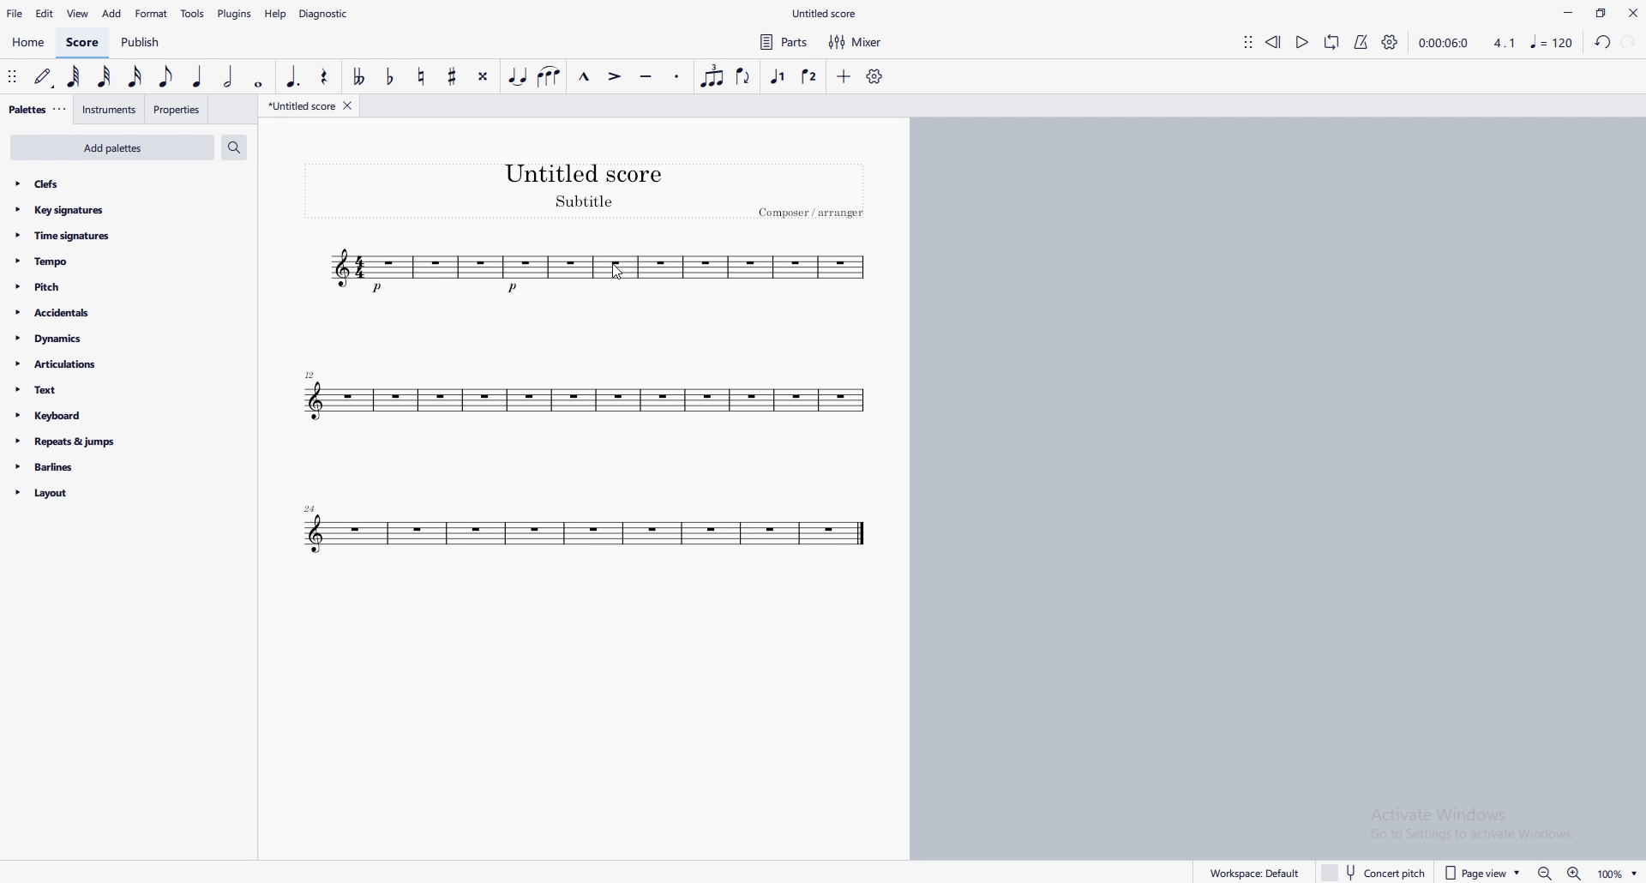 Image resolution: width=1646 pixels, height=883 pixels. What do you see at coordinates (107, 494) in the screenshot?
I see `layout` at bounding box center [107, 494].